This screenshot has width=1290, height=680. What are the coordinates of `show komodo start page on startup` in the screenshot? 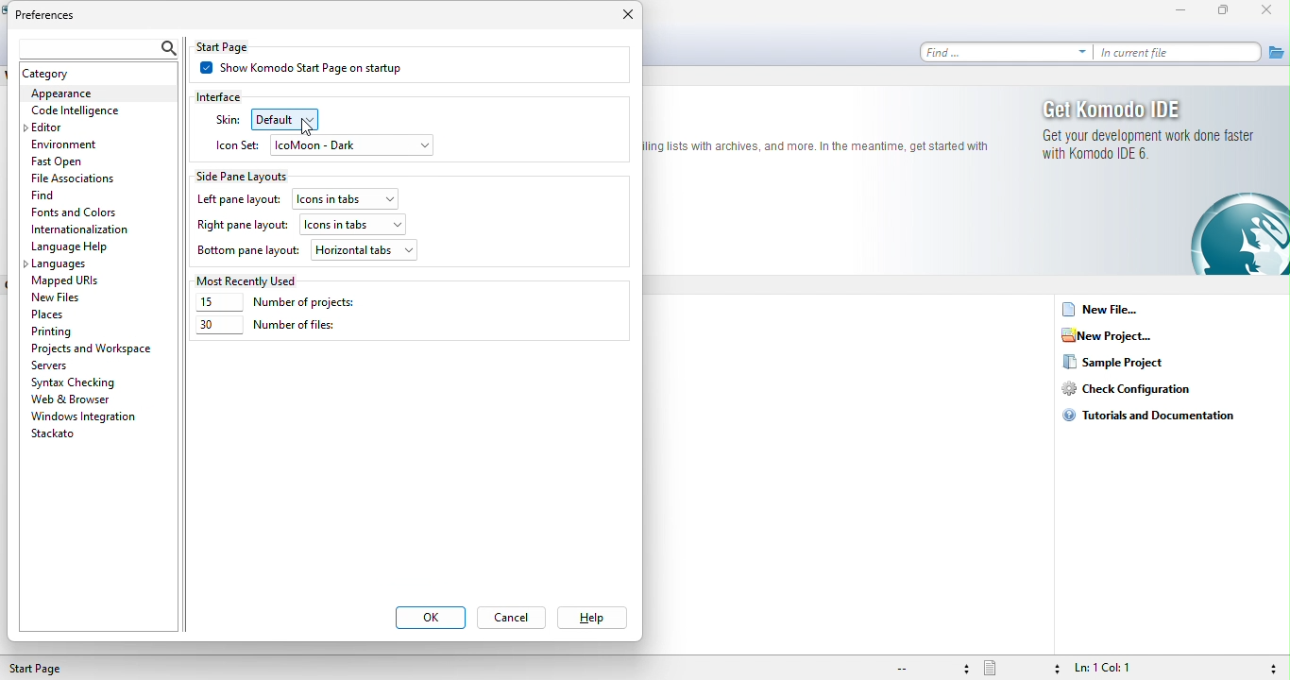 It's located at (314, 70).